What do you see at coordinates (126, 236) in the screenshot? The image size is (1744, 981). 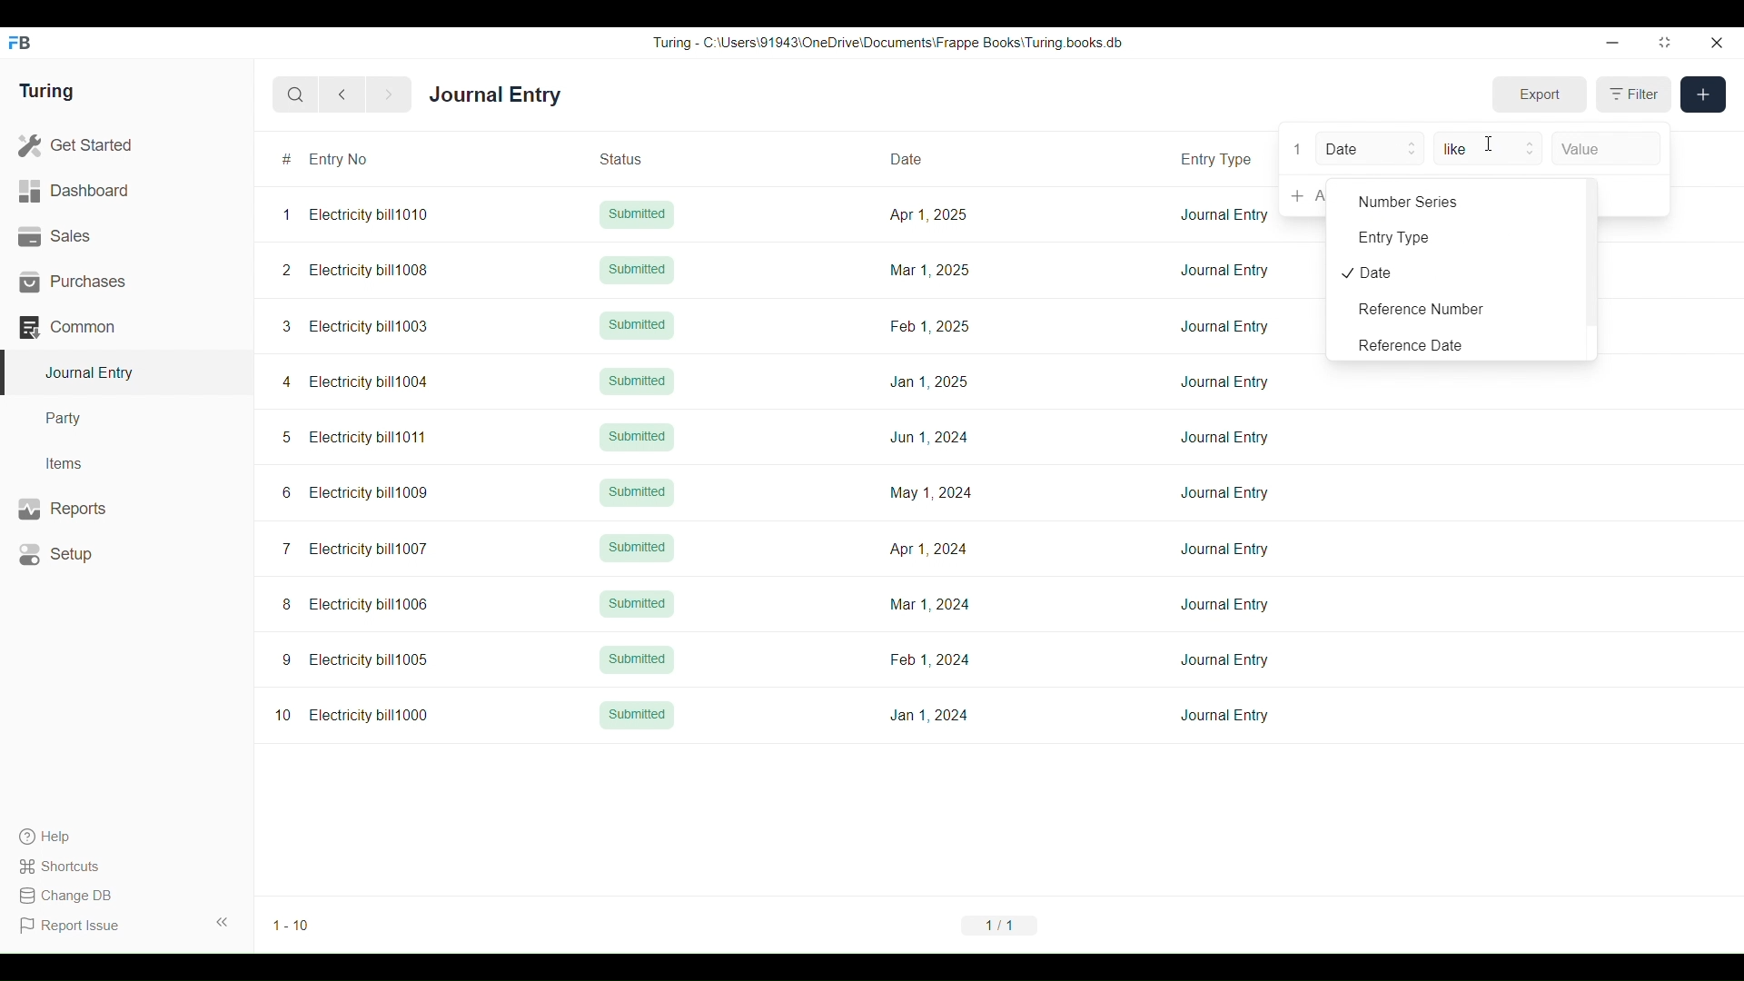 I see `Sales` at bounding box center [126, 236].